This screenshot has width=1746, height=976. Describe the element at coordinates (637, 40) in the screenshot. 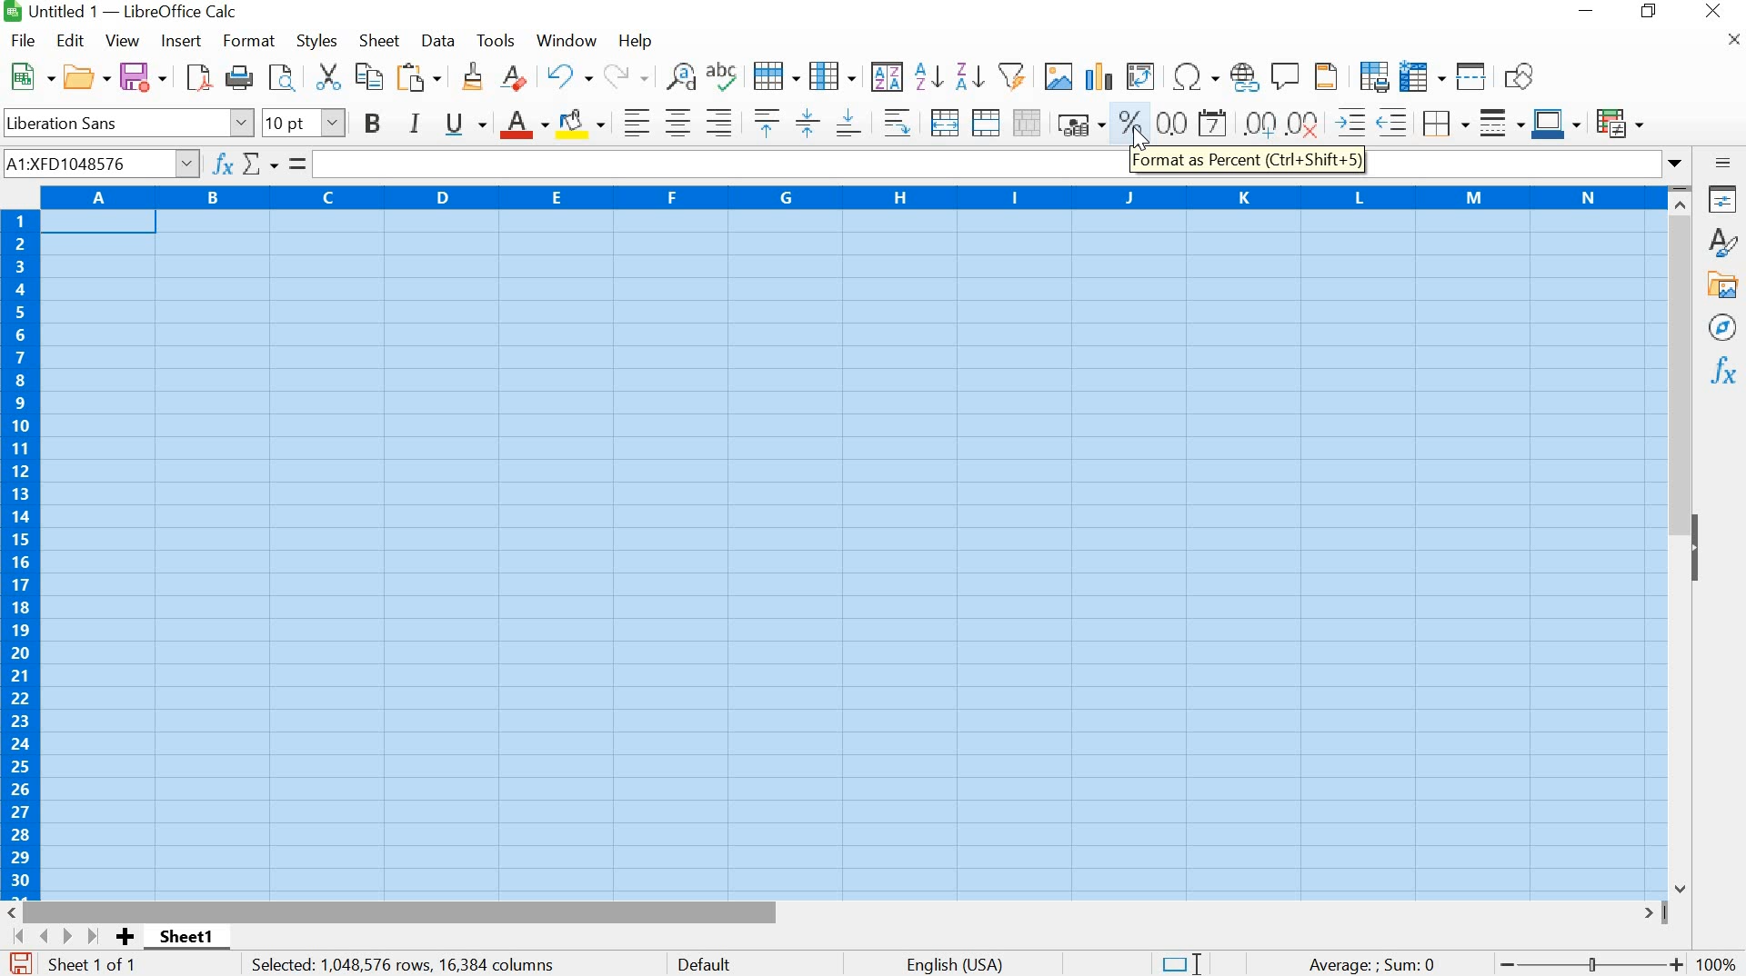

I see `HELP` at that location.